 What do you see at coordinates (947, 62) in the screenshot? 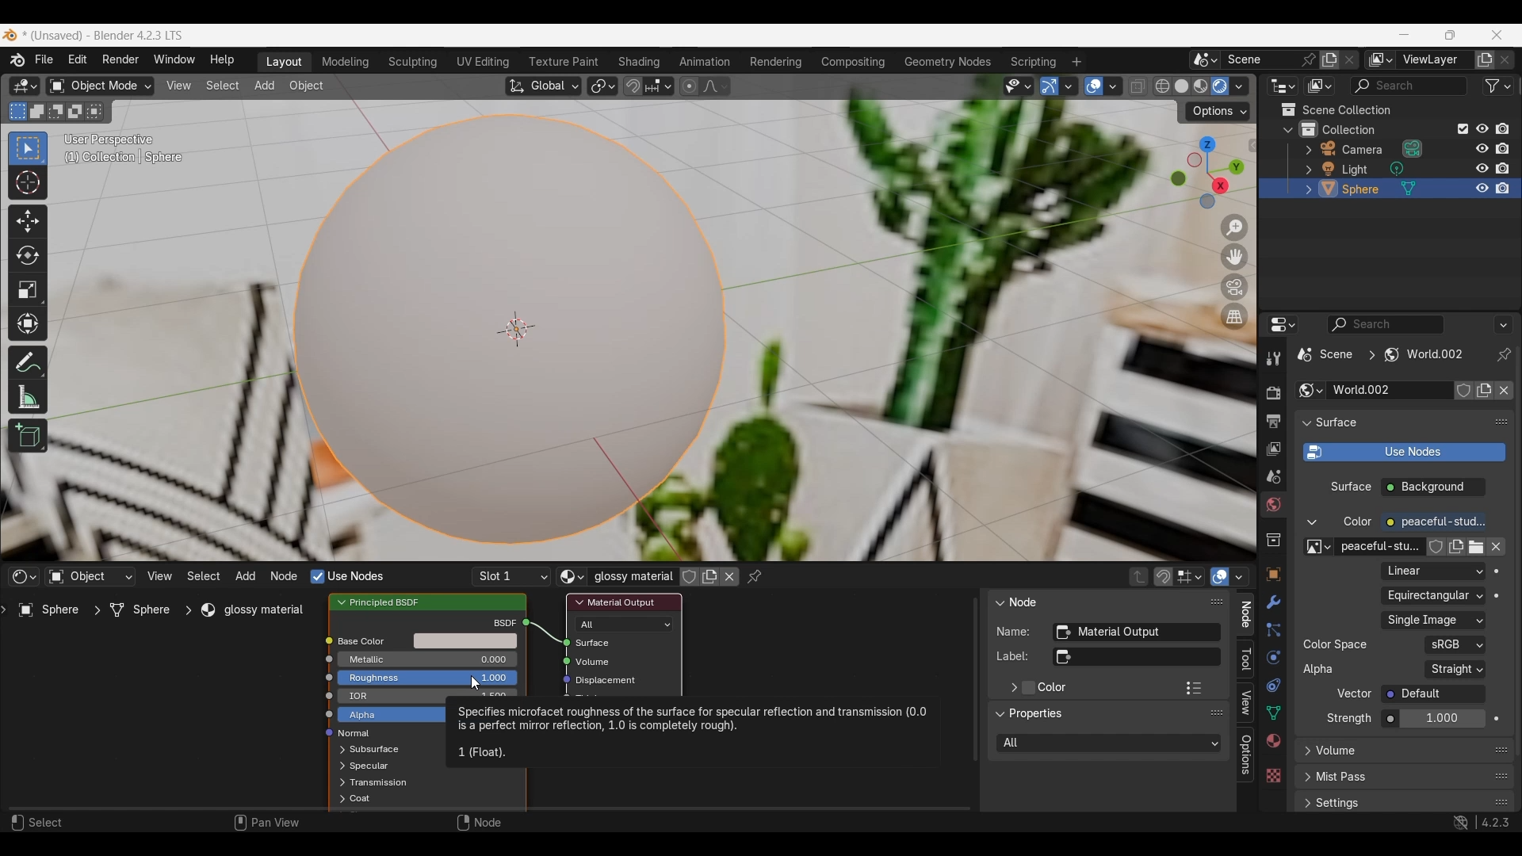
I see `Geometry nodes workspace` at bounding box center [947, 62].